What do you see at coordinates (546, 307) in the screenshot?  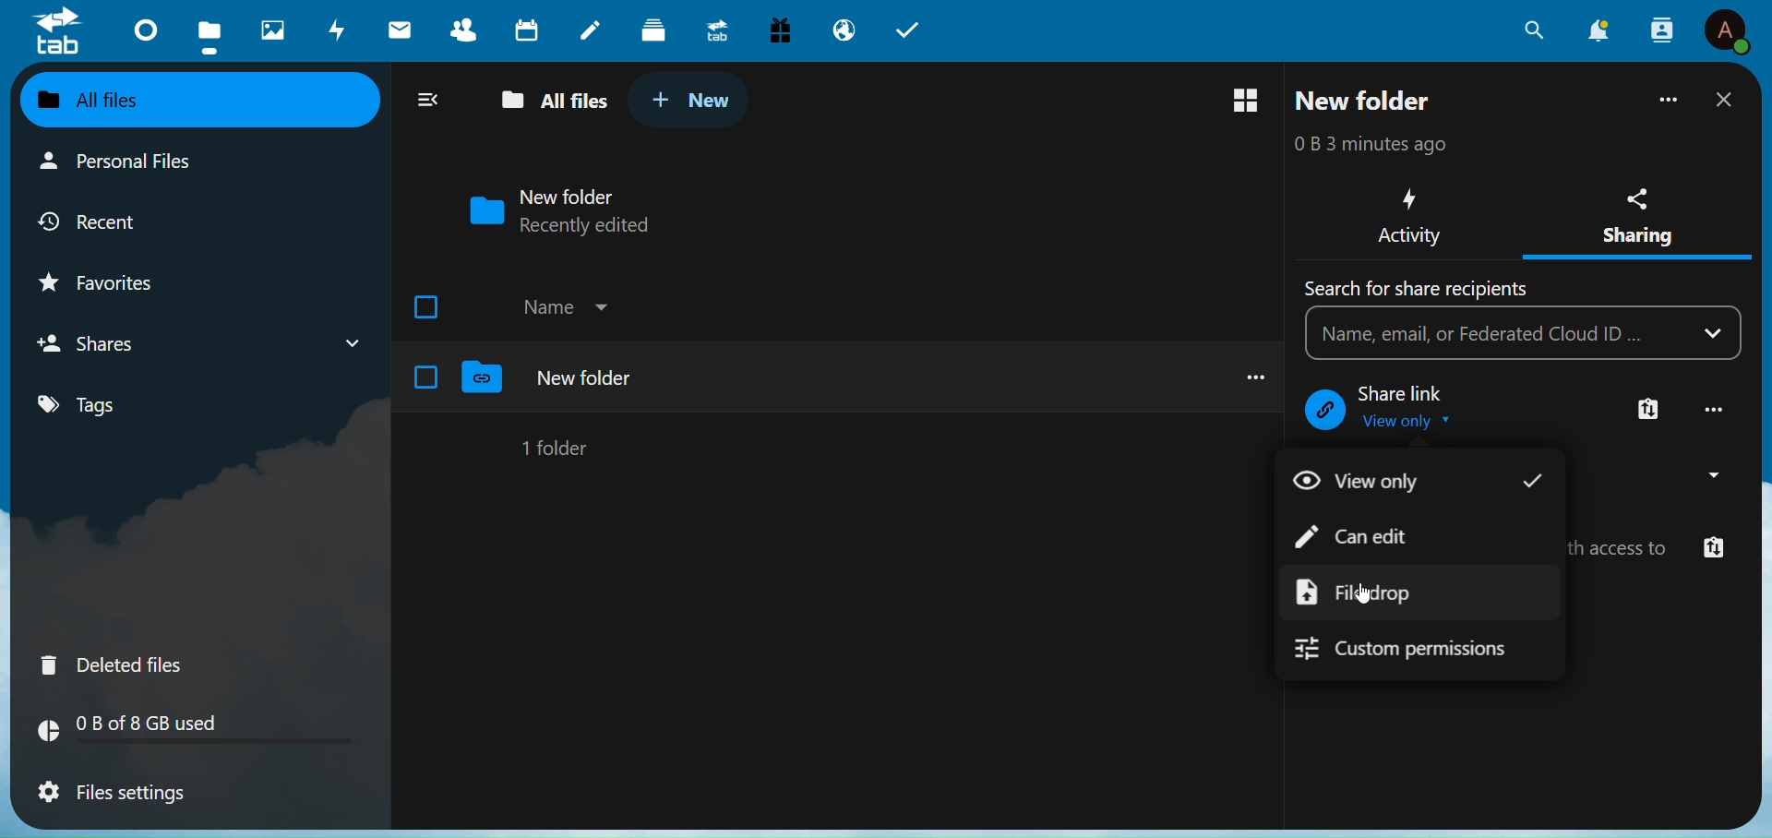 I see `Name` at bounding box center [546, 307].